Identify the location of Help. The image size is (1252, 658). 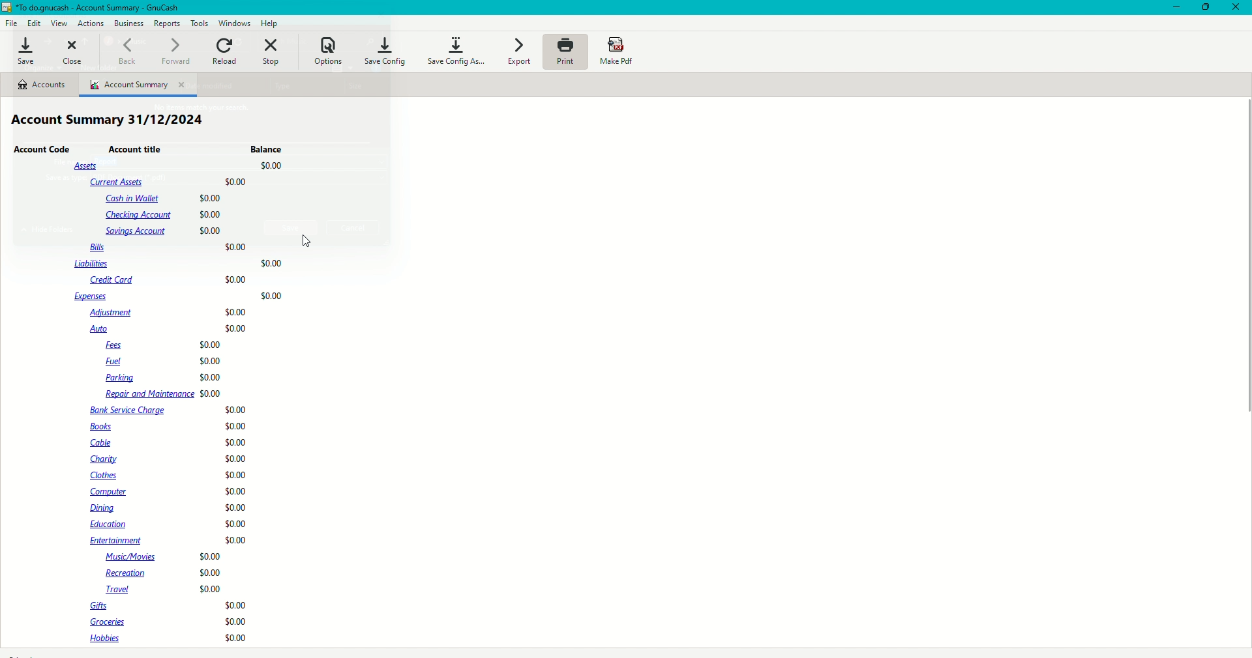
(272, 23).